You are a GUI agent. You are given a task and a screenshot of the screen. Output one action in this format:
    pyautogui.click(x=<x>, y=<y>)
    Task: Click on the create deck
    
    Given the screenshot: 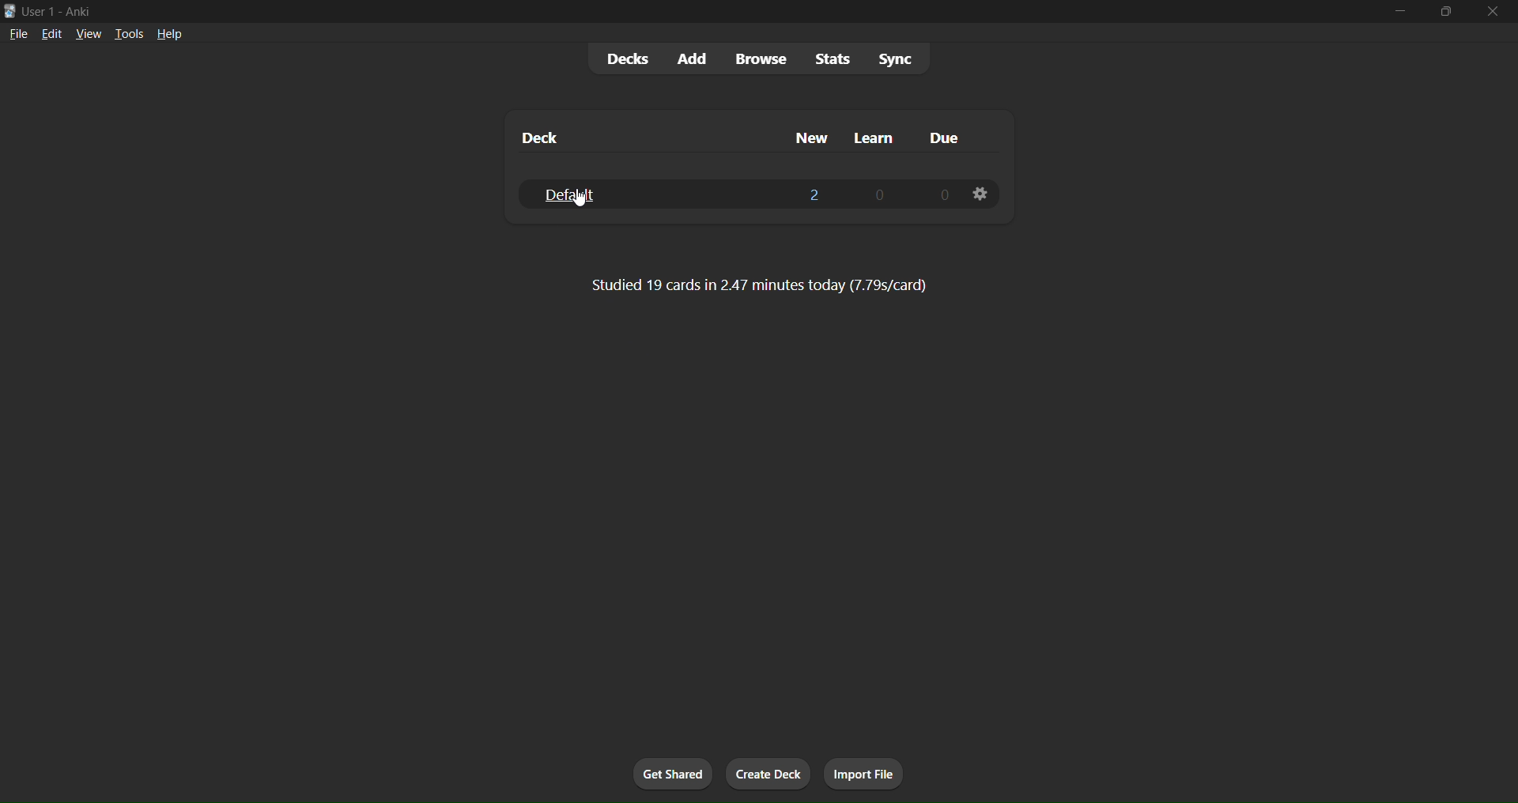 What is the action you would take?
    pyautogui.click(x=768, y=773)
    